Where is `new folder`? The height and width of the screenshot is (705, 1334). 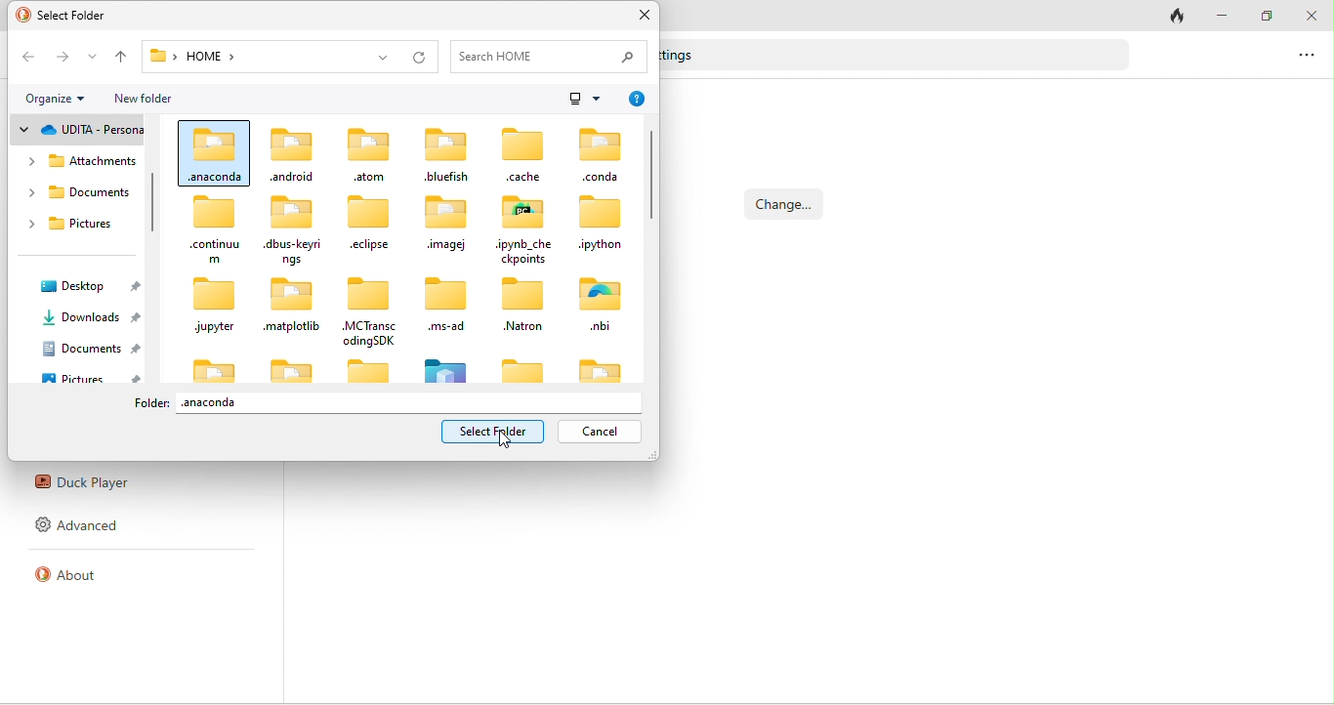 new folder is located at coordinates (144, 98).